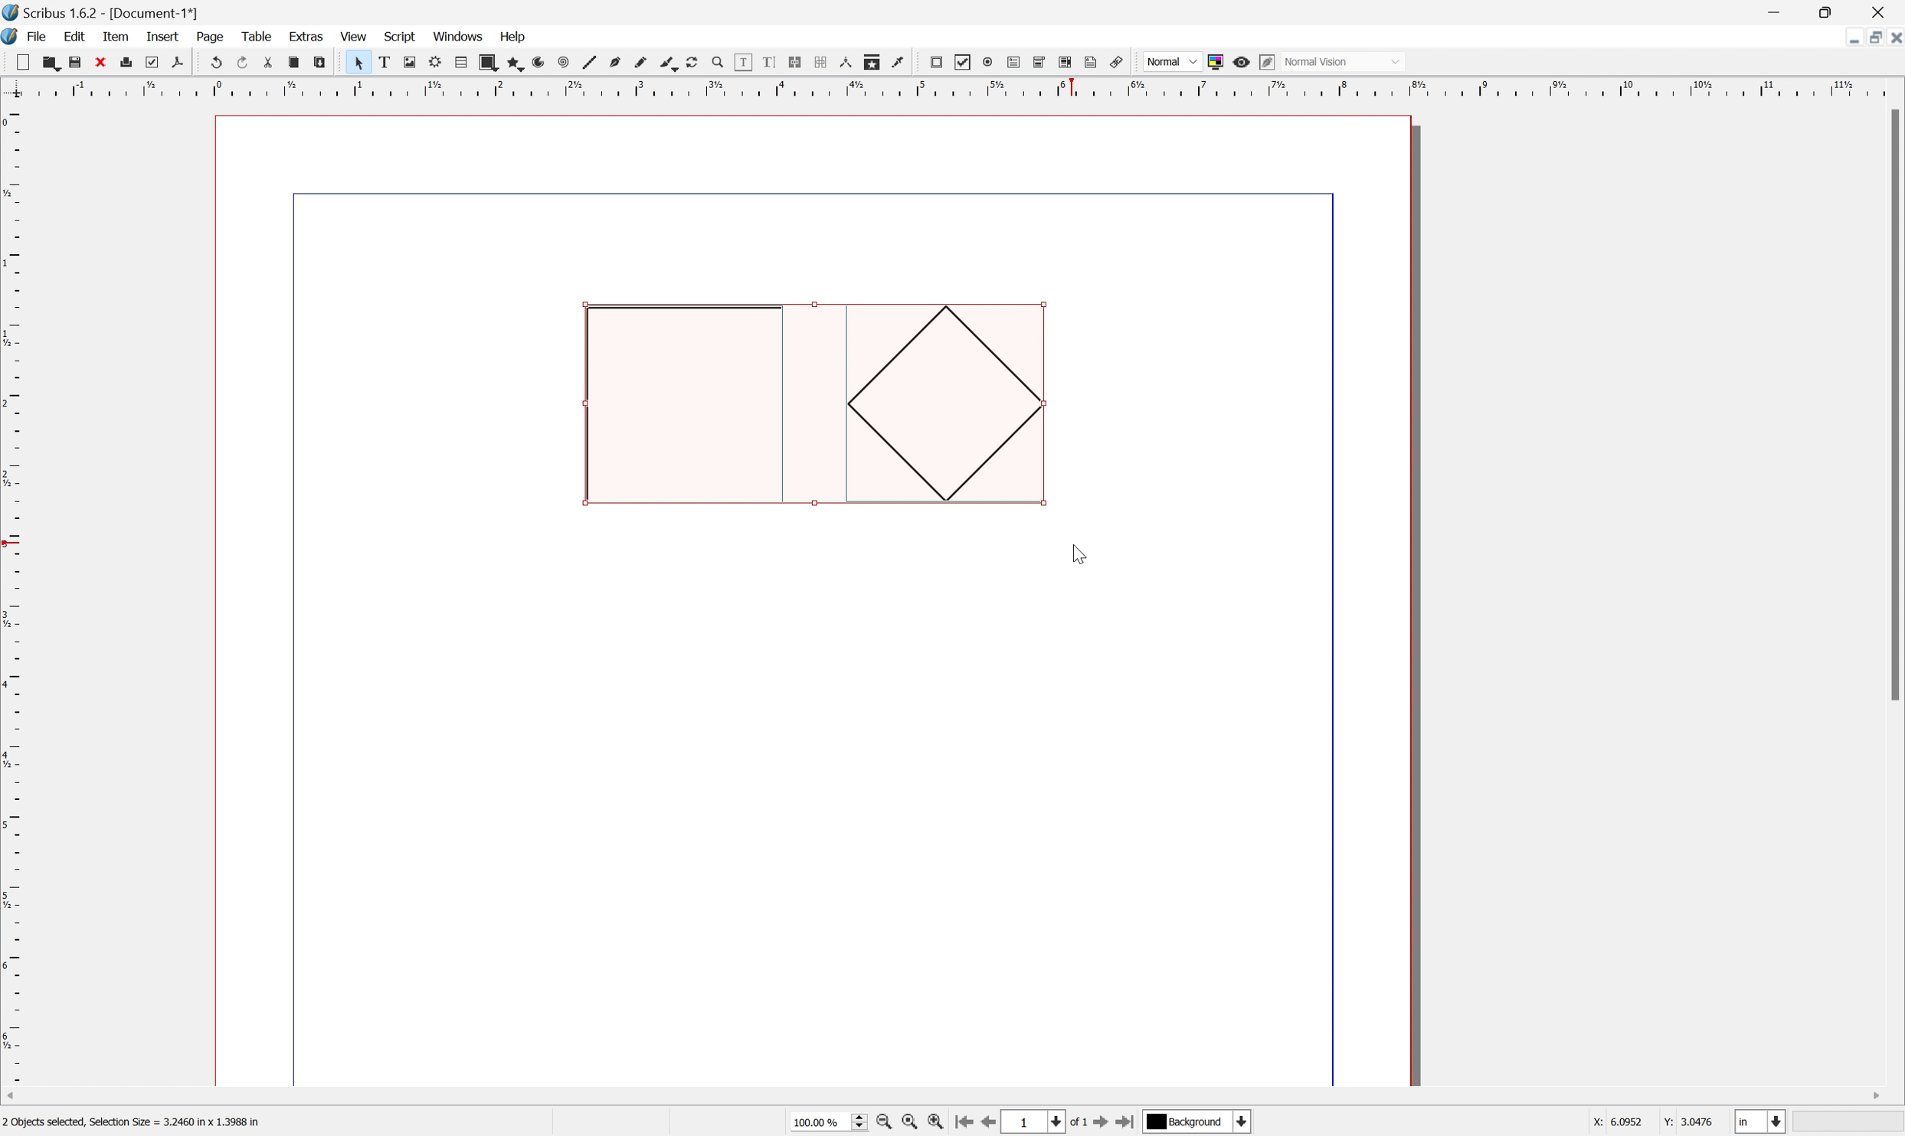 This screenshot has width=1905, height=1136. Describe the element at coordinates (1847, 39) in the screenshot. I see `Minimize` at that location.